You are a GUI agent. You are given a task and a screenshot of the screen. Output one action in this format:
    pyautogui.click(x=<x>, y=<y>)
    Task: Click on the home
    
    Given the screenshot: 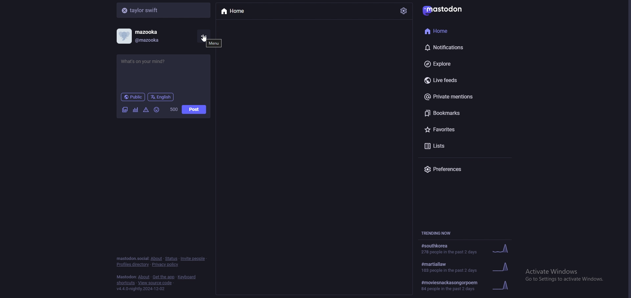 What is the action you would take?
    pyautogui.click(x=454, y=31)
    